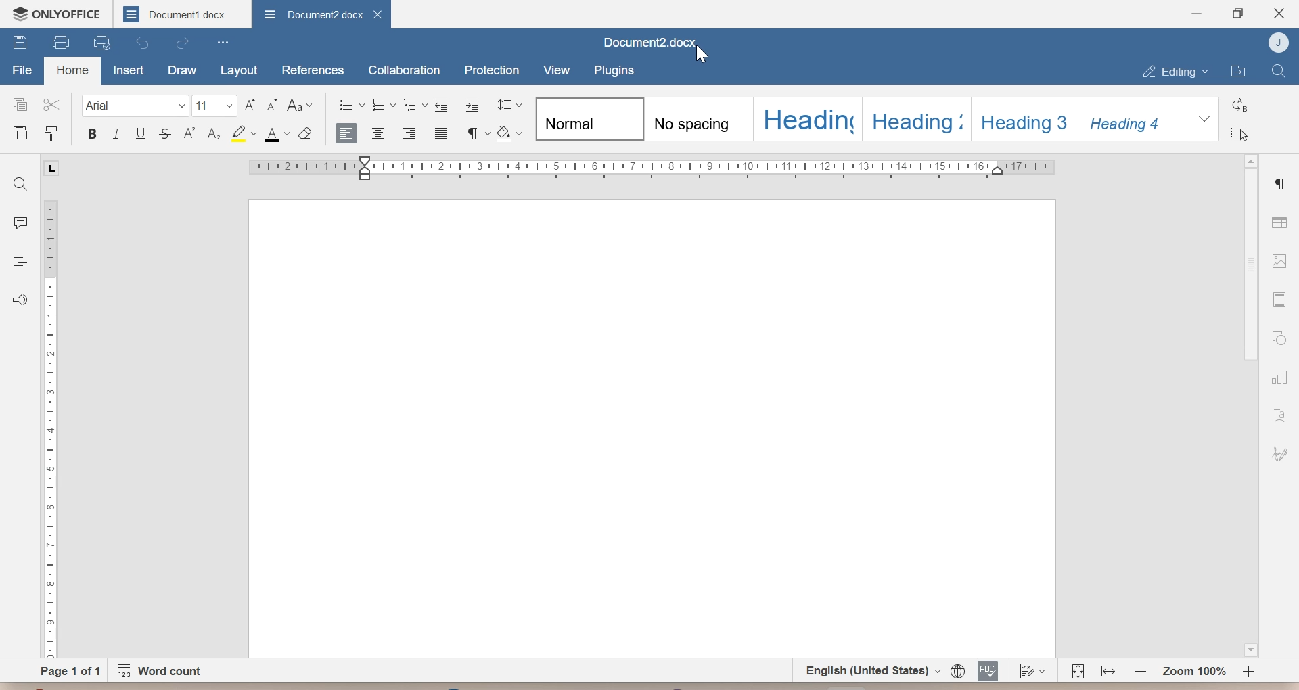 The width and height of the screenshot is (1299, 690). Describe the element at coordinates (189, 135) in the screenshot. I see `Superscript` at that location.